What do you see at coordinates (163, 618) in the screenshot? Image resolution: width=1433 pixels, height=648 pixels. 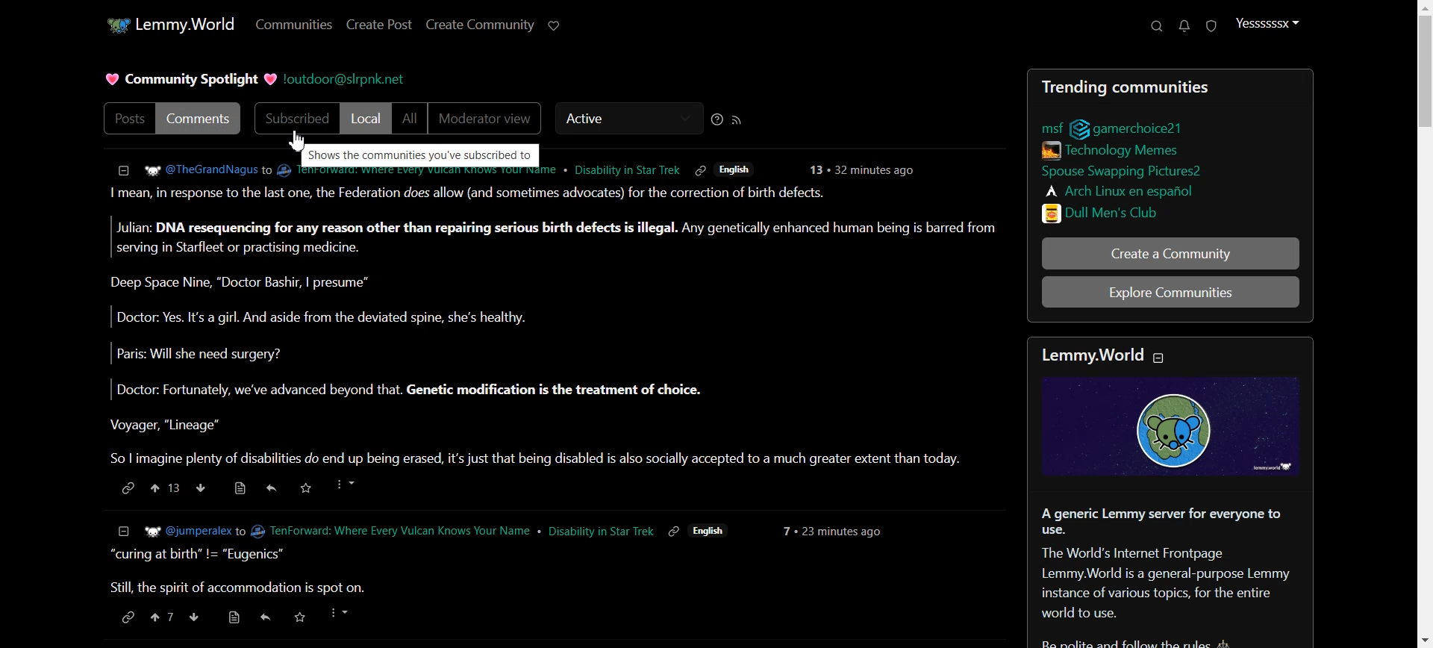 I see `upvote` at bounding box center [163, 618].